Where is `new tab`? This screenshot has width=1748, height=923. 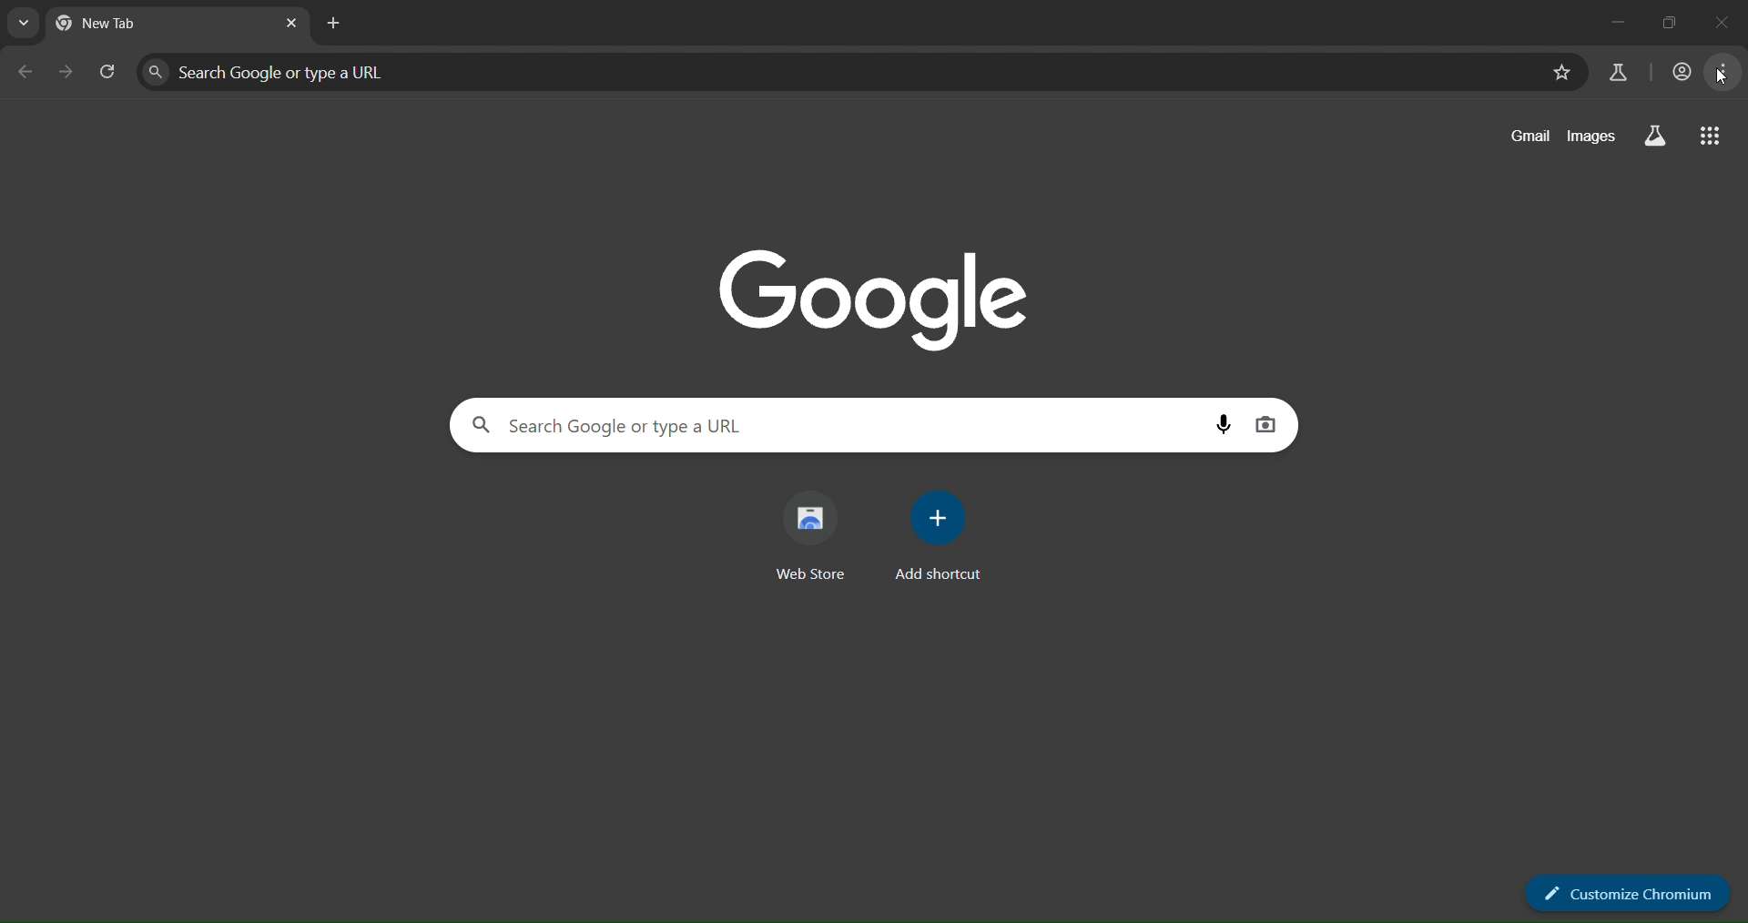
new tab is located at coordinates (332, 23).